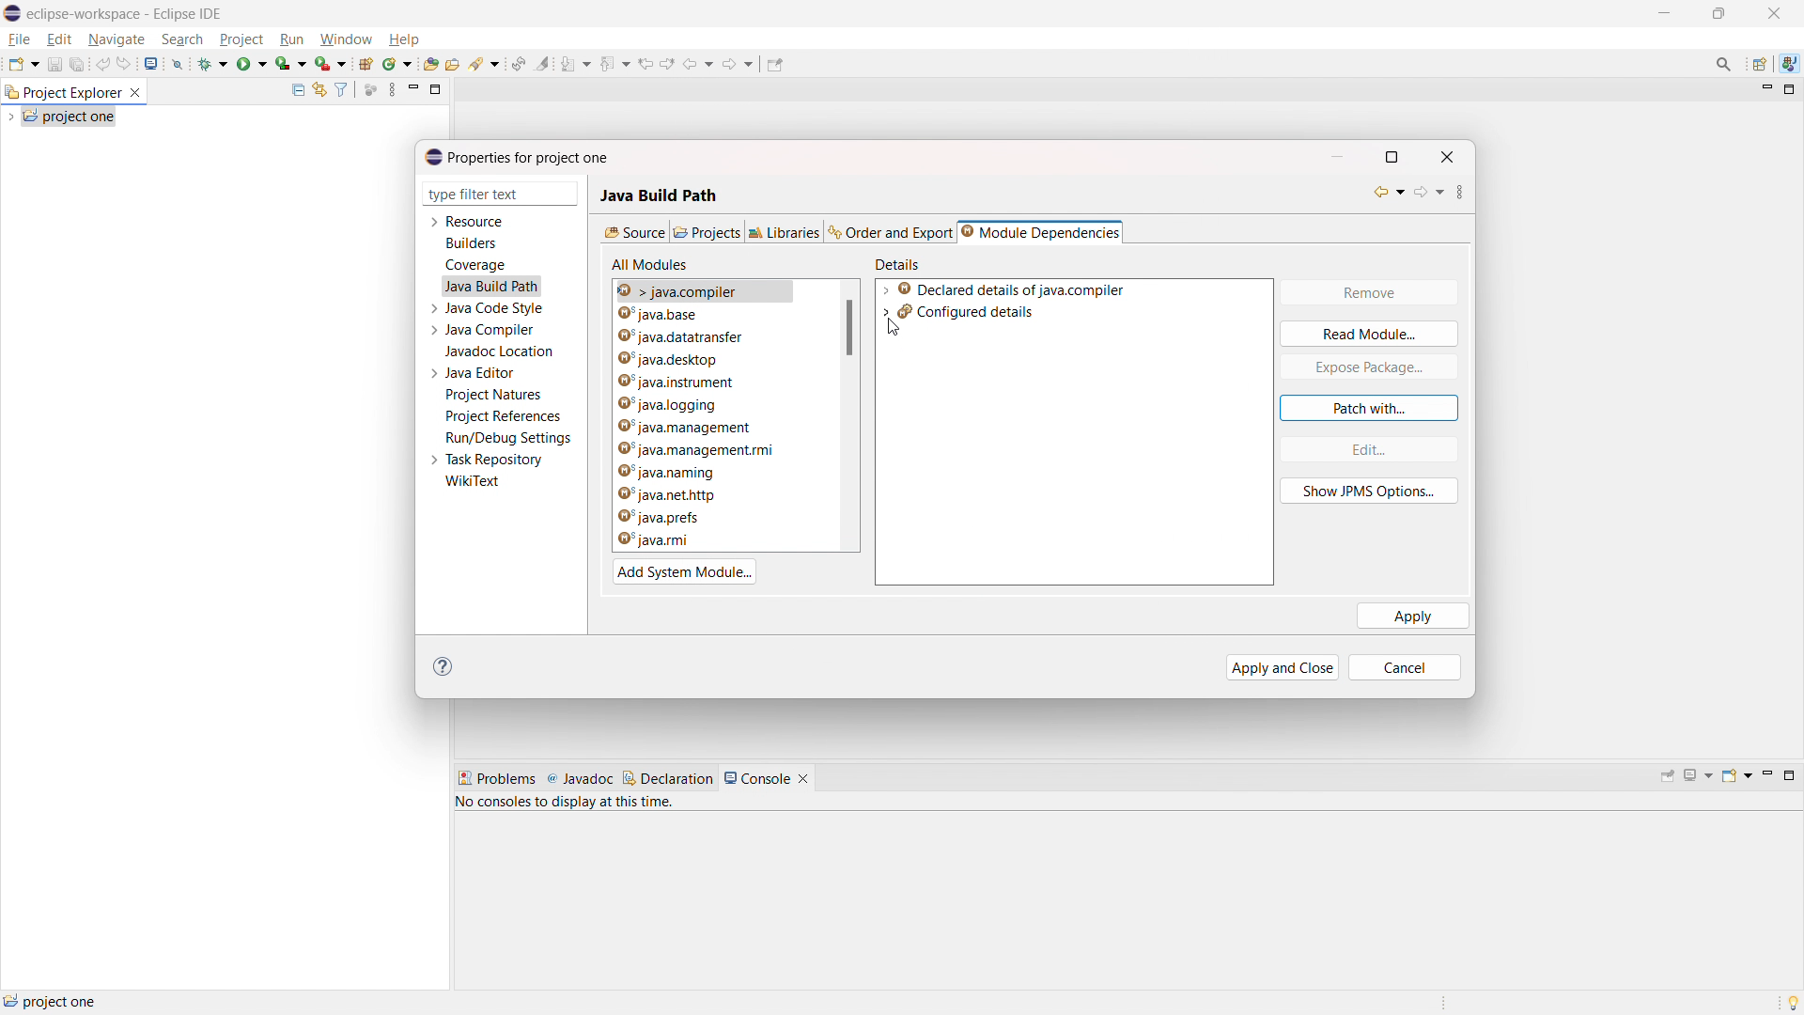  What do you see at coordinates (689, 540) in the screenshot?
I see `java.rmi` at bounding box center [689, 540].